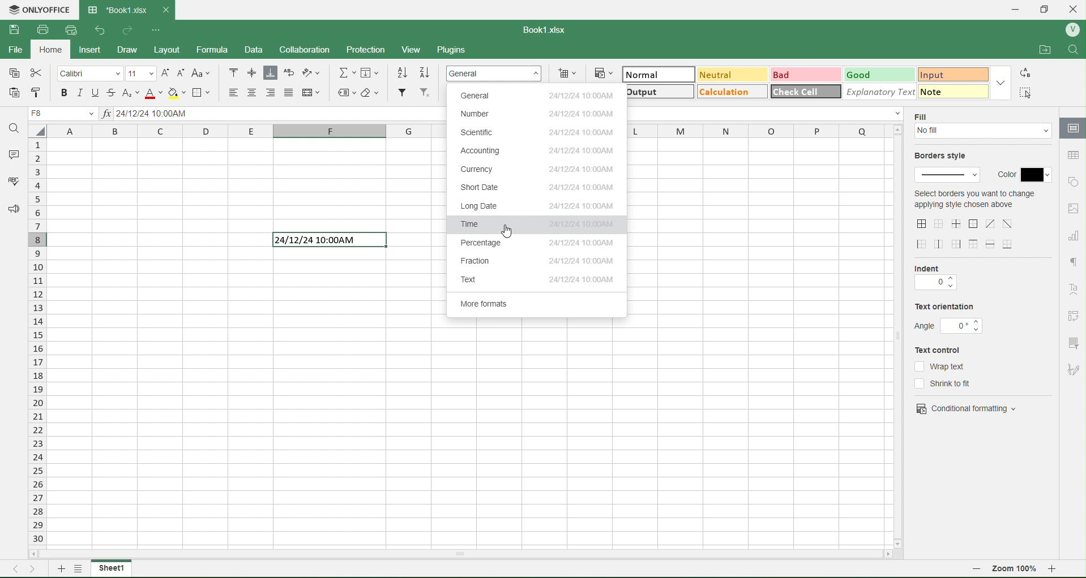 The image size is (1086, 578). Describe the element at coordinates (644, 75) in the screenshot. I see `normal` at that location.